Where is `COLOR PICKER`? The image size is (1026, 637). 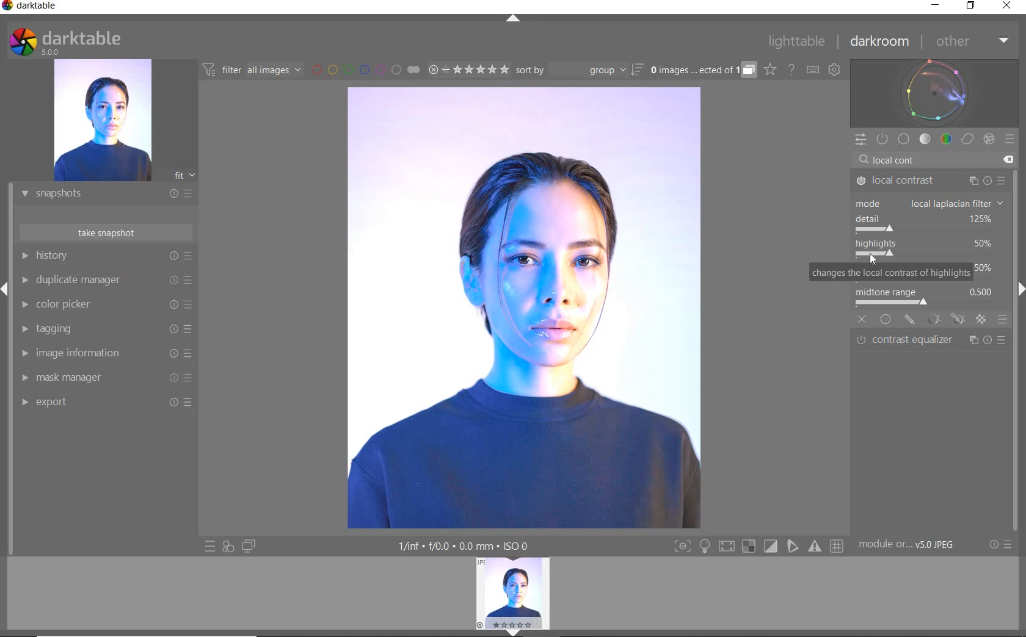
COLOR PICKER is located at coordinates (104, 305).